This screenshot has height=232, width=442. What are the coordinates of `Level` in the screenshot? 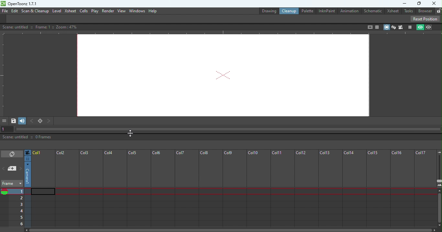 It's located at (57, 11).